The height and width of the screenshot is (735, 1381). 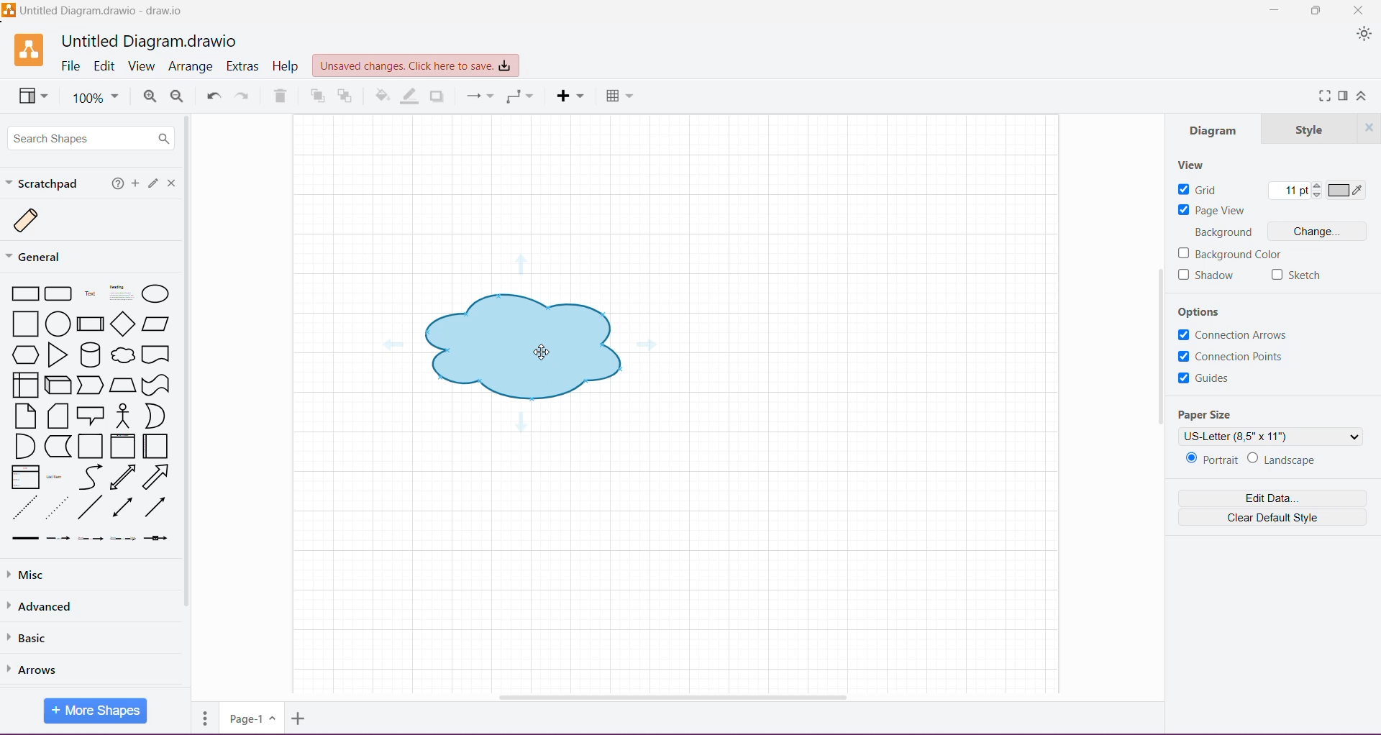 What do you see at coordinates (205, 718) in the screenshot?
I see `Pages` at bounding box center [205, 718].